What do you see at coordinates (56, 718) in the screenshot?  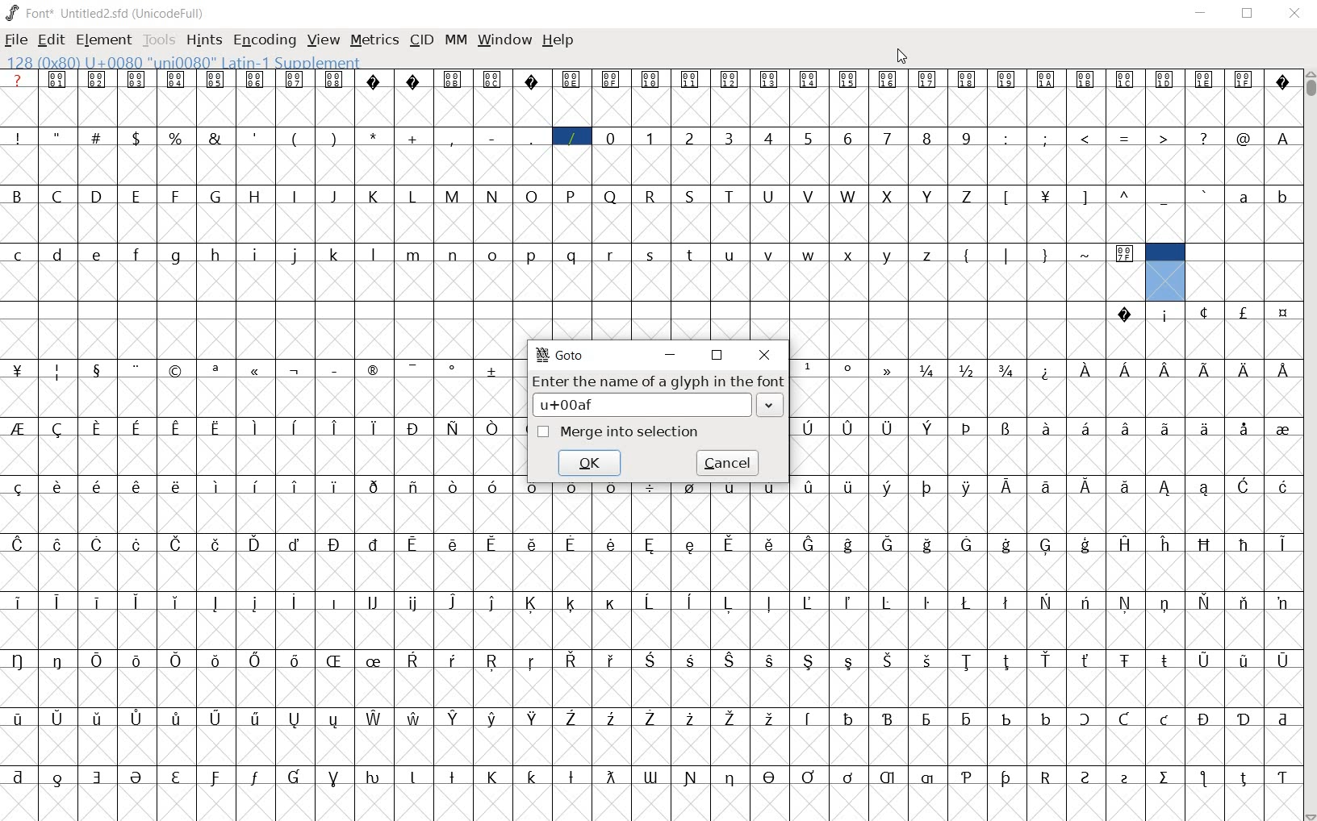 I see `Symbol` at bounding box center [56, 718].